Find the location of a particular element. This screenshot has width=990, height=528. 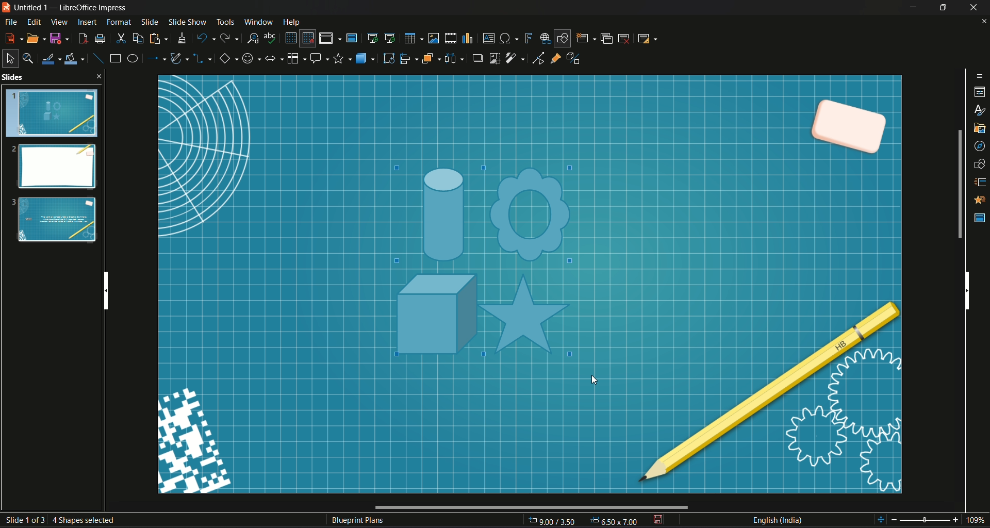

Edit is located at coordinates (35, 22).